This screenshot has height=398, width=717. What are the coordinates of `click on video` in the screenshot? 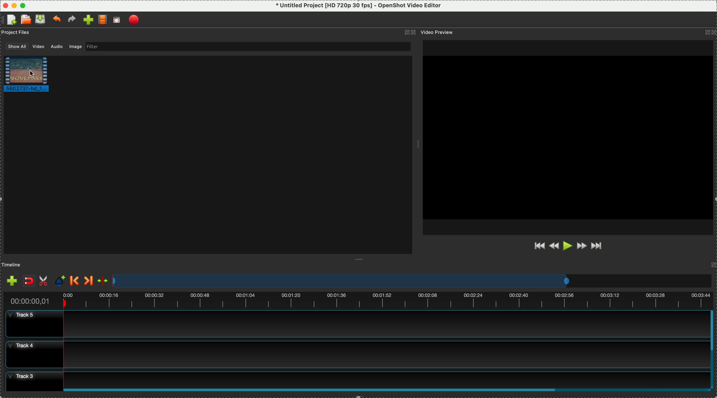 It's located at (30, 75).